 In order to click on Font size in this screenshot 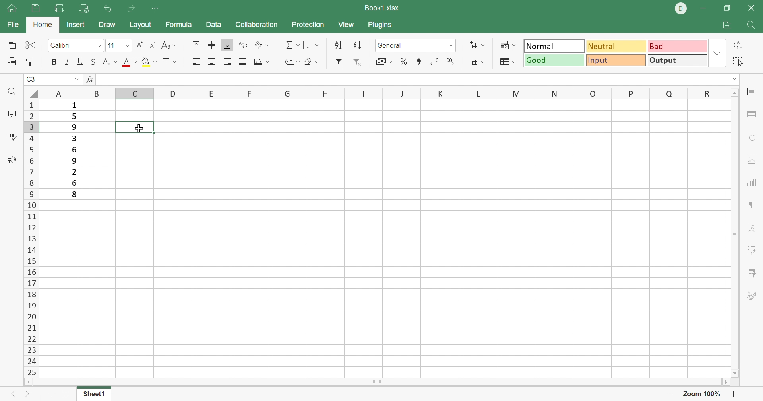, I will do `click(130, 64)`.